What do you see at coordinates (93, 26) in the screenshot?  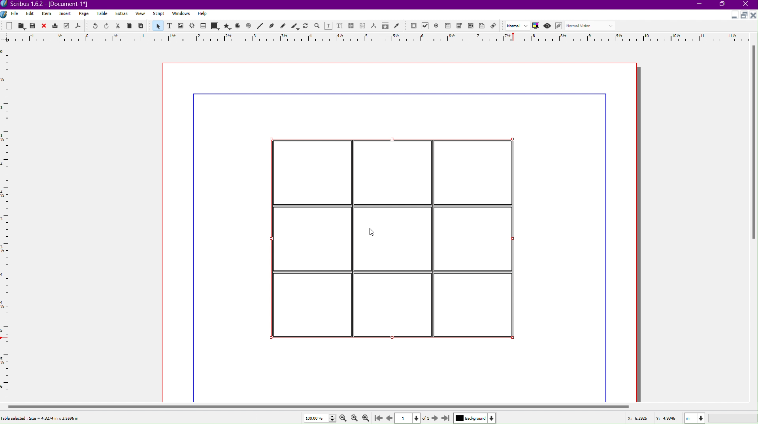 I see `Undo` at bounding box center [93, 26].